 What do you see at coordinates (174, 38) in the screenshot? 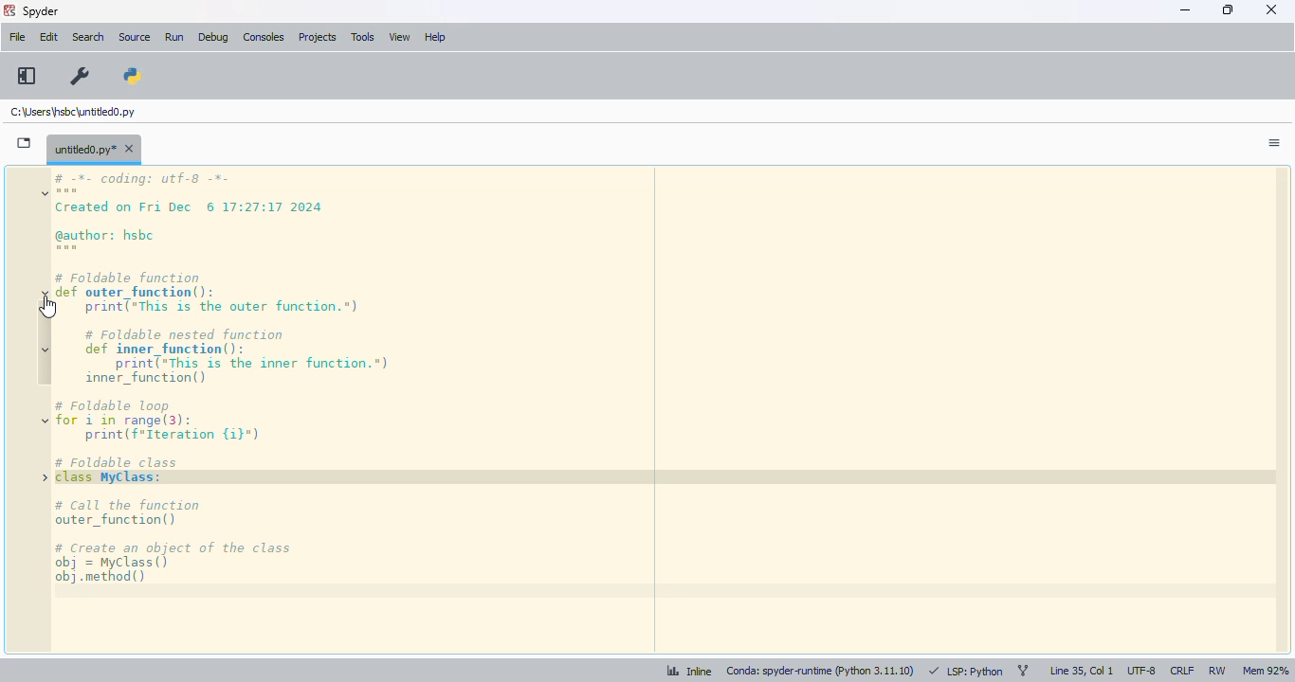
I see `run` at bounding box center [174, 38].